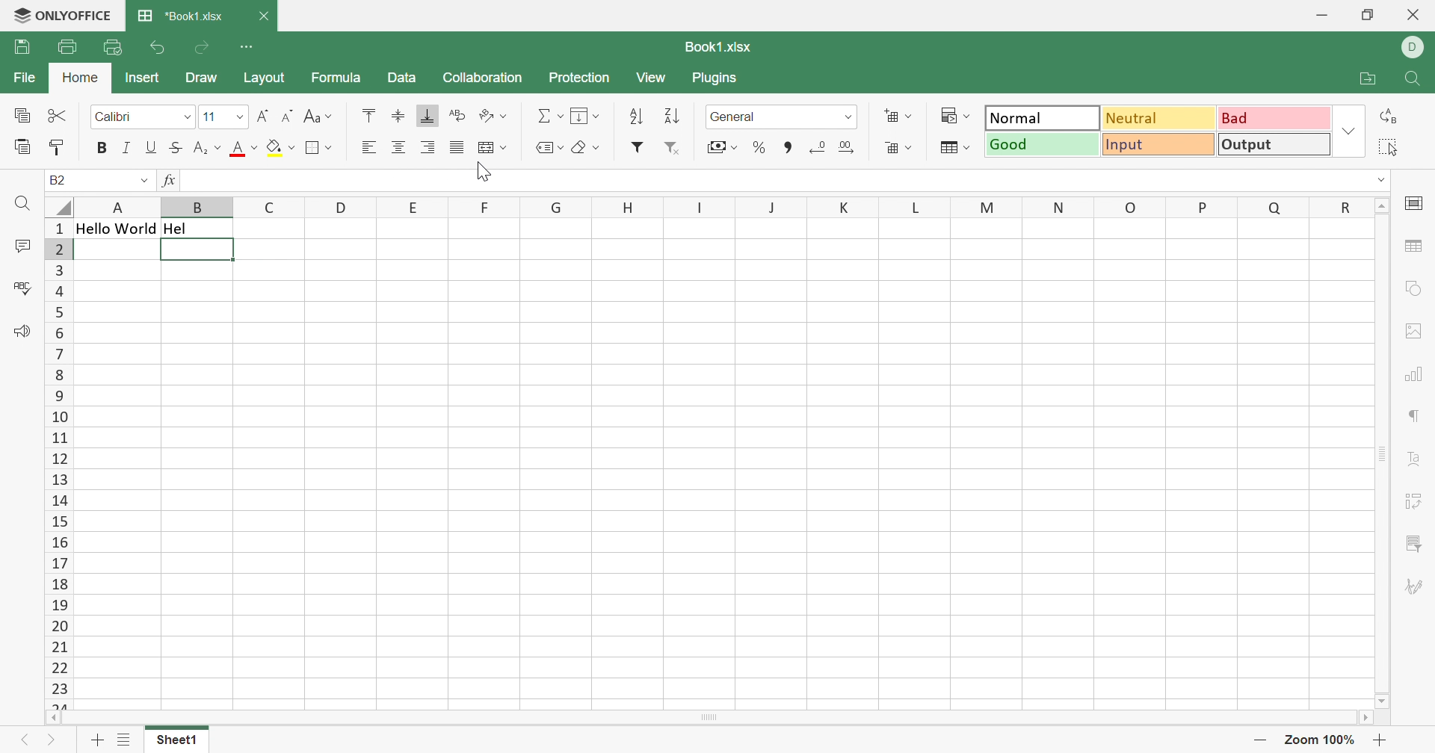 The width and height of the screenshot is (1435, 753). What do you see at coordinates (779, 117) in the screenshot?
I see `Number format` at bounding box center [779, 117].